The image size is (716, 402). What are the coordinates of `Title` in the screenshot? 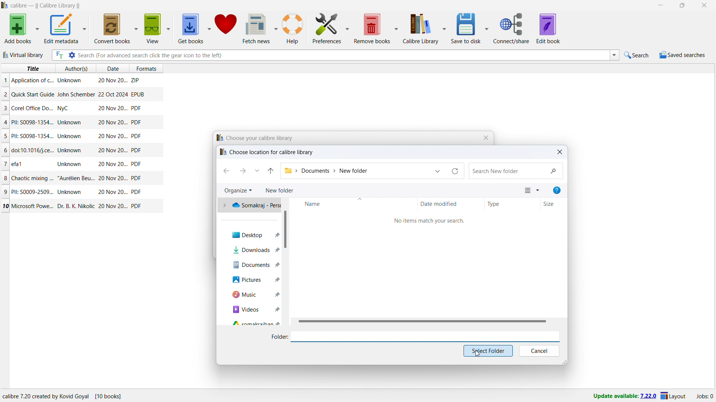 It's located at (34, 151).